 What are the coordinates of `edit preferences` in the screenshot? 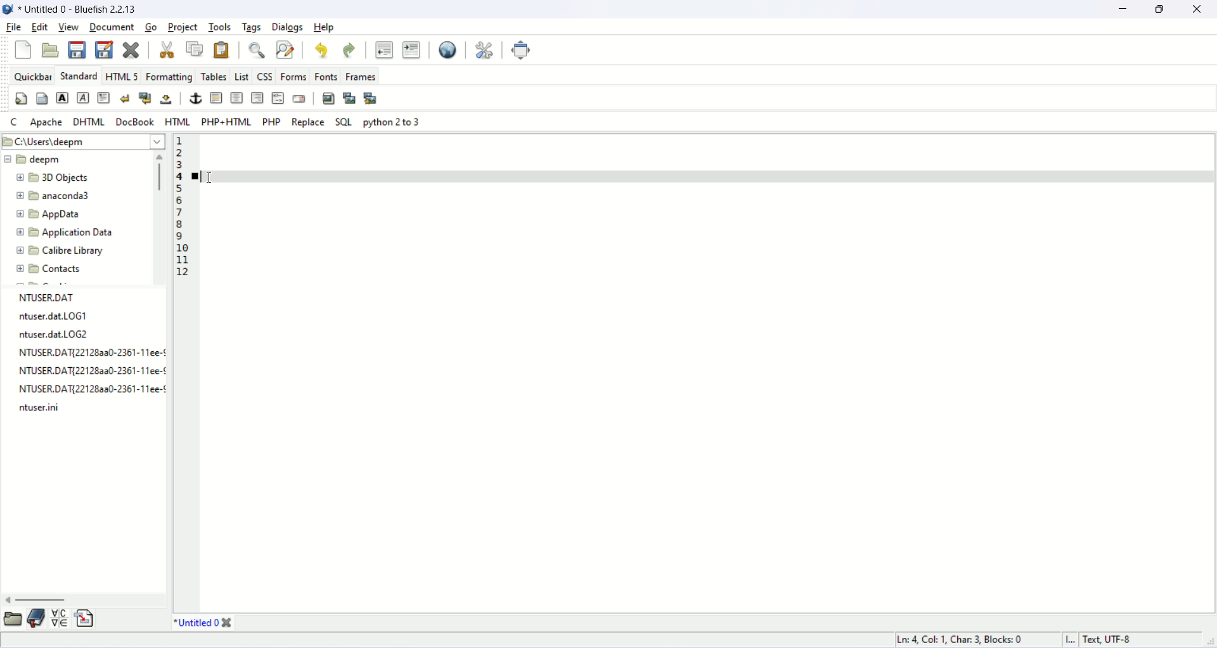 It's located at (486, 50).